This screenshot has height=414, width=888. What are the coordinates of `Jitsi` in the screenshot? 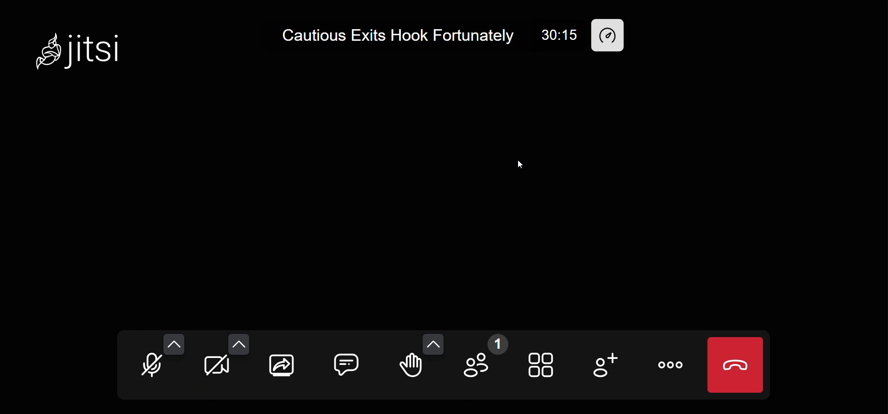 It's located at (81, 48).